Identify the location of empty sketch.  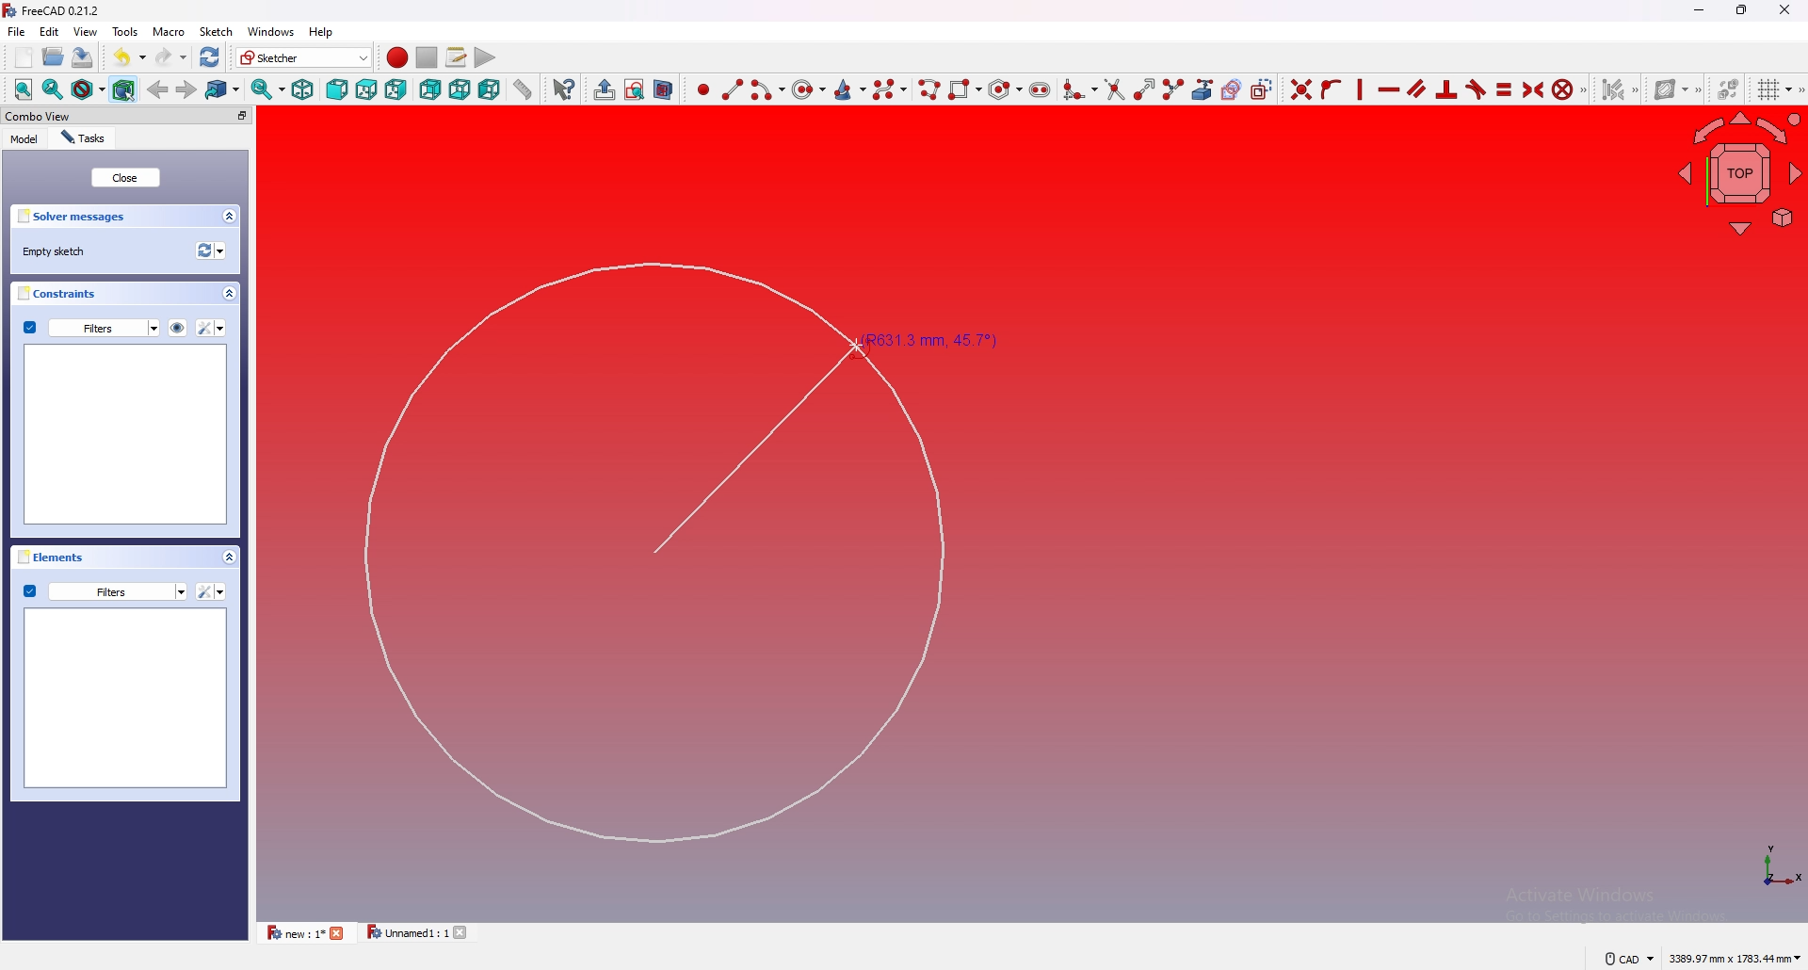
(58, 251).